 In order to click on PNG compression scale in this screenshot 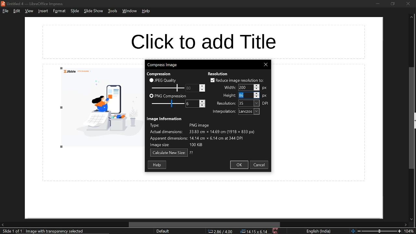, I will do `click(191, 88)`.